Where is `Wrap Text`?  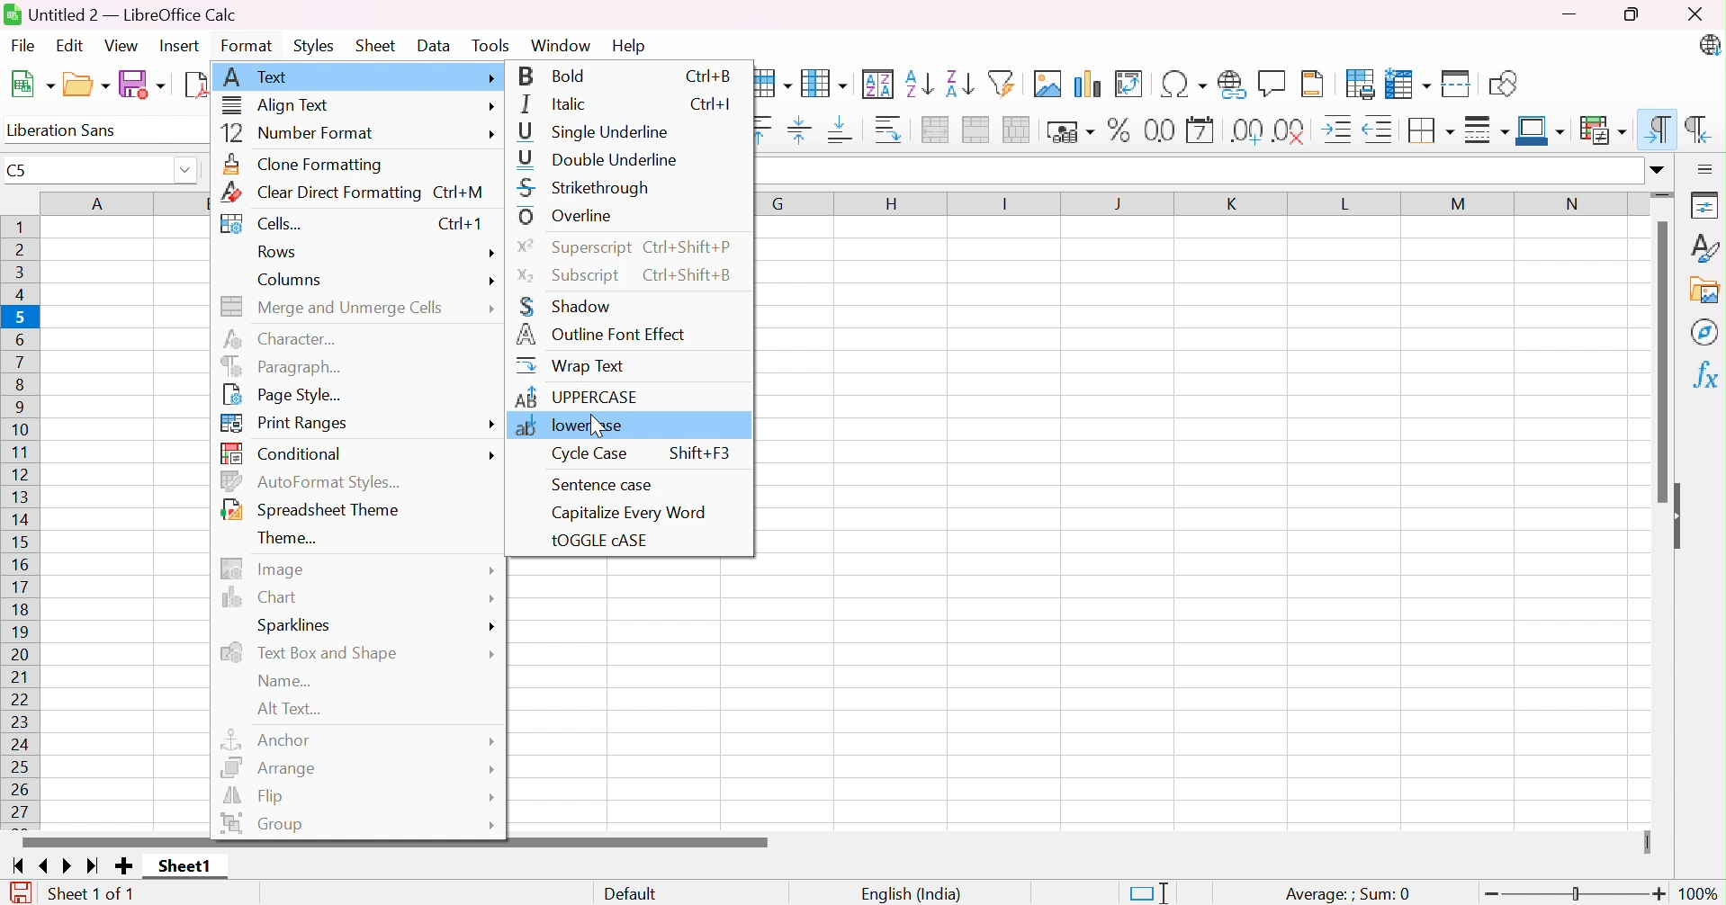
Wrap Text is located at coordinates (889, 132).